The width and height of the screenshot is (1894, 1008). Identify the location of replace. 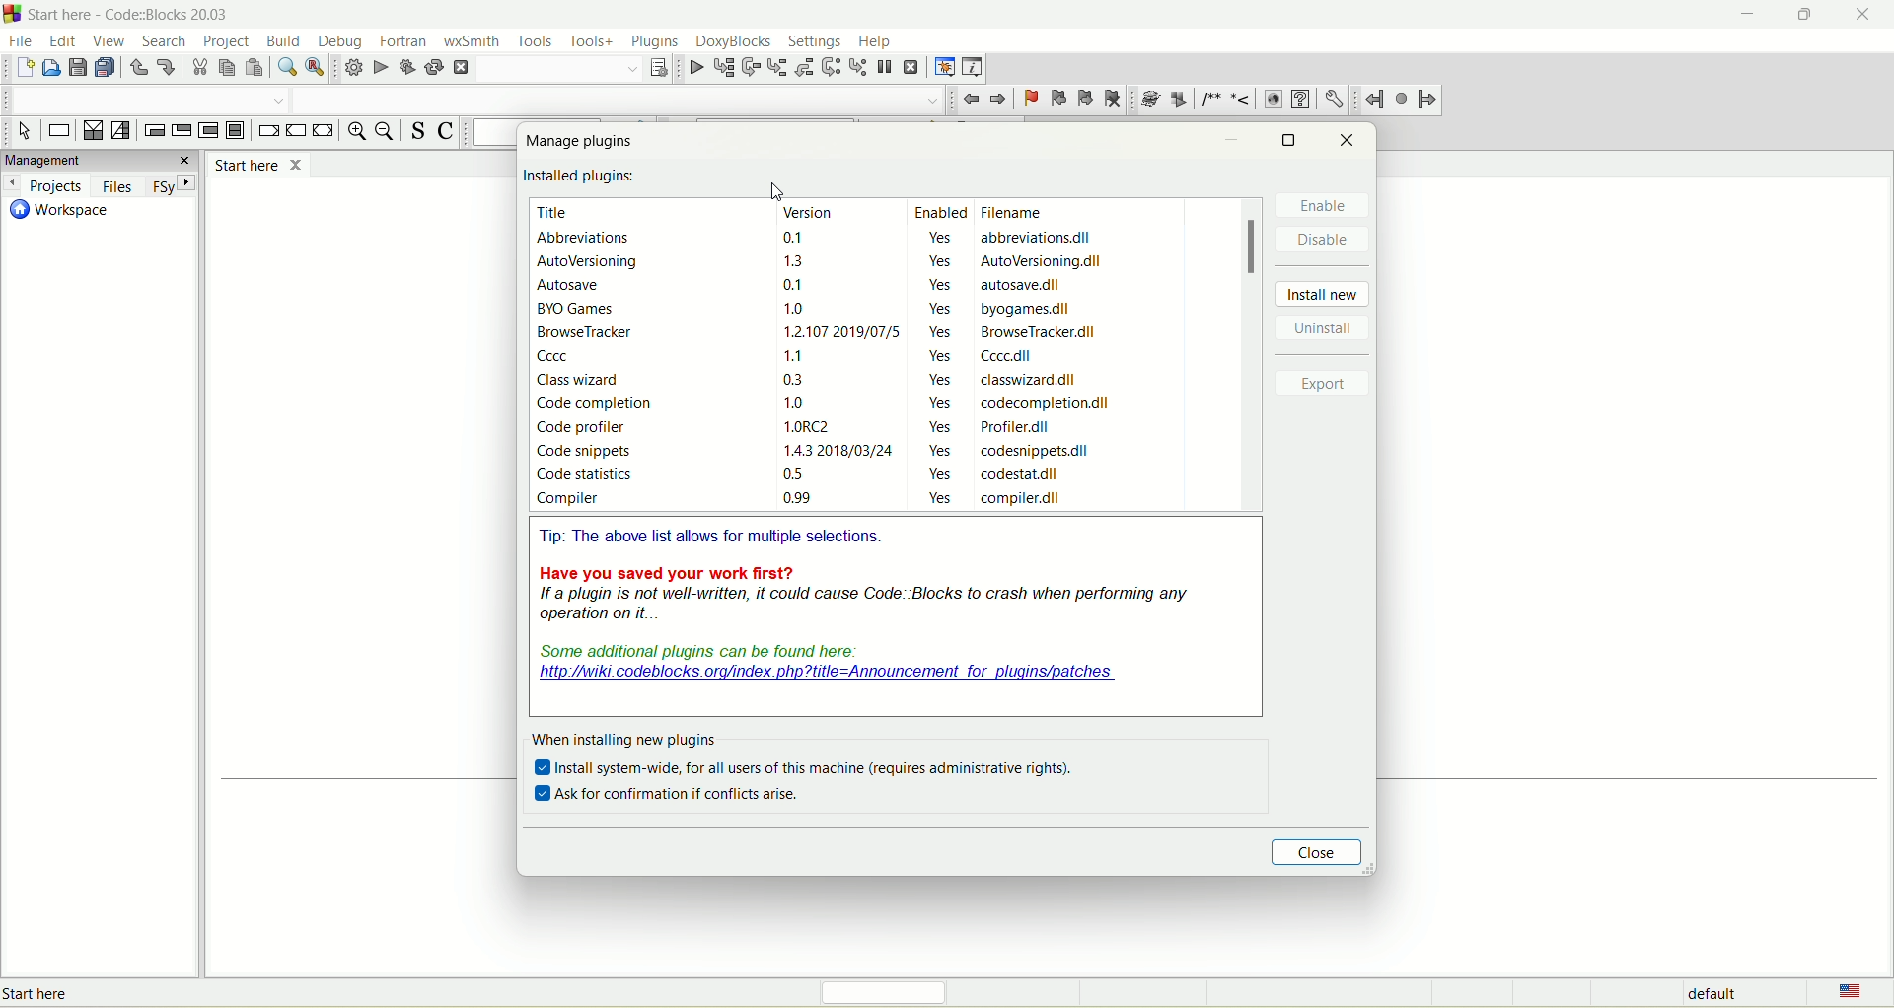
(316, 68).